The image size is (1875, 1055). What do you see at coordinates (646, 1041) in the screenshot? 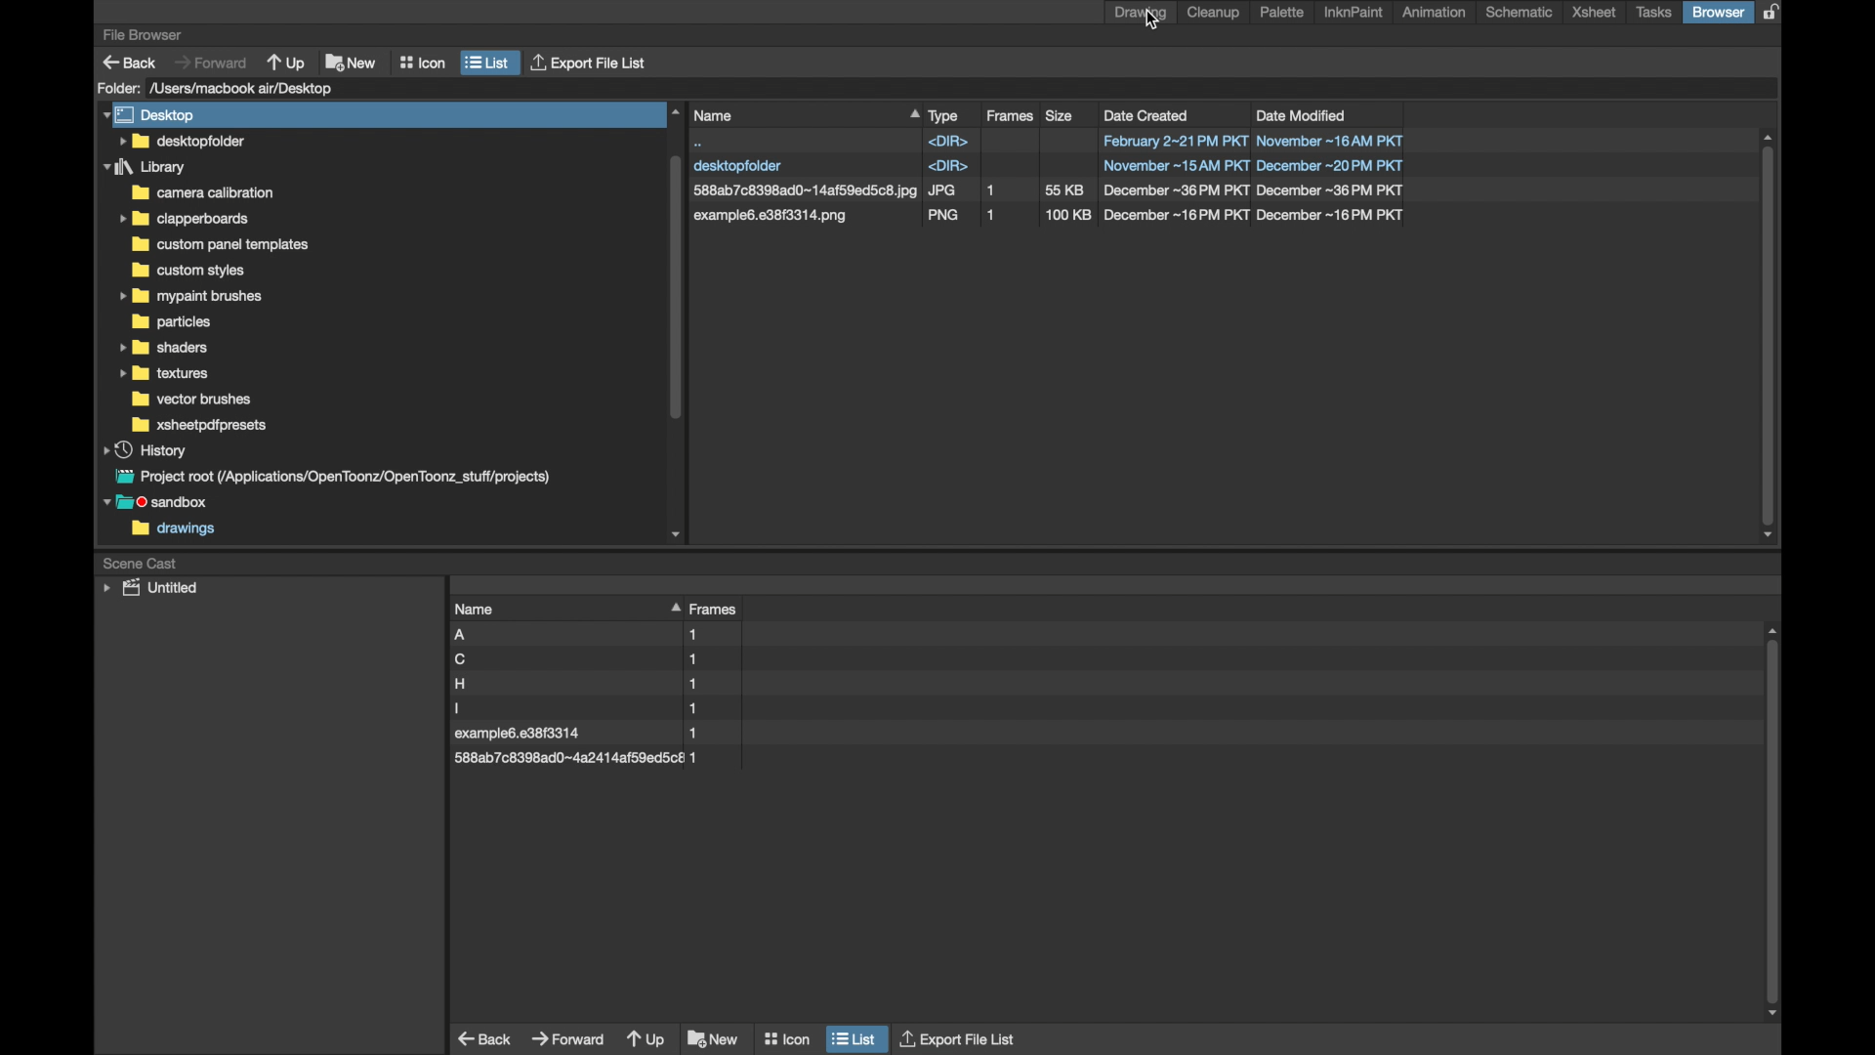
I see `up` at bounding box center [646, 1041].